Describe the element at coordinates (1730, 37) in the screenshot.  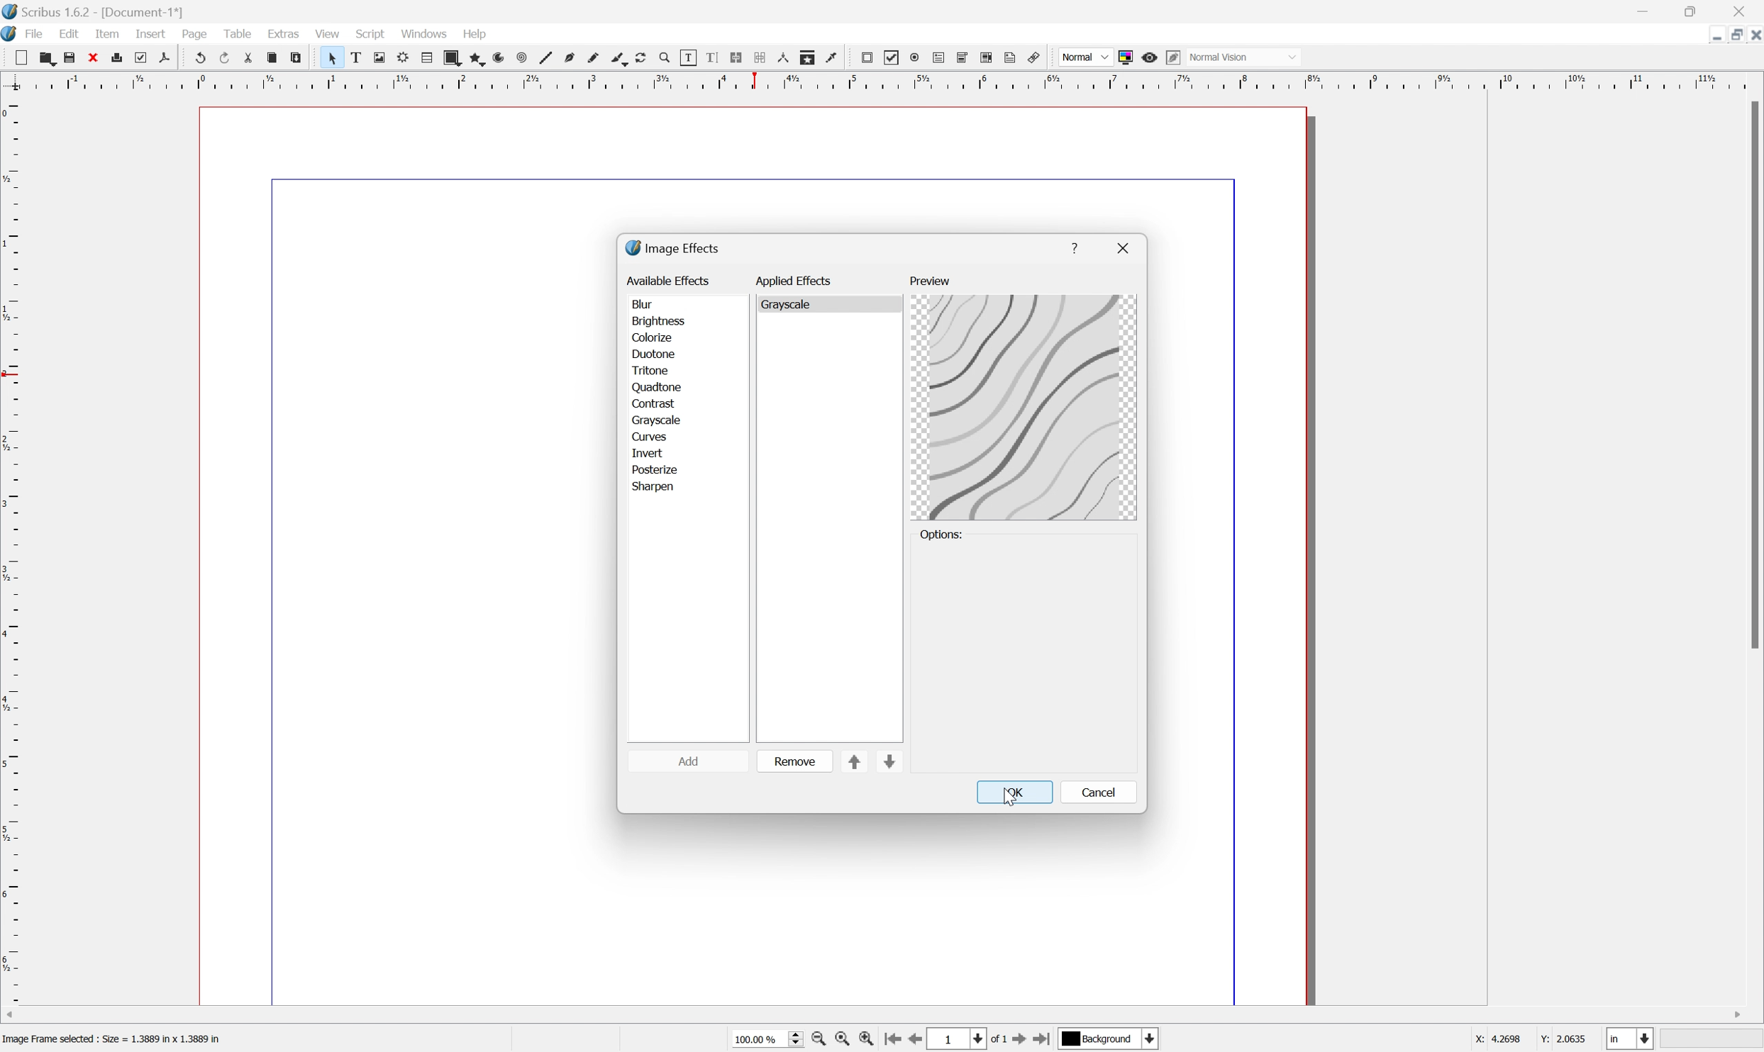
I see `Restore down` at that location.